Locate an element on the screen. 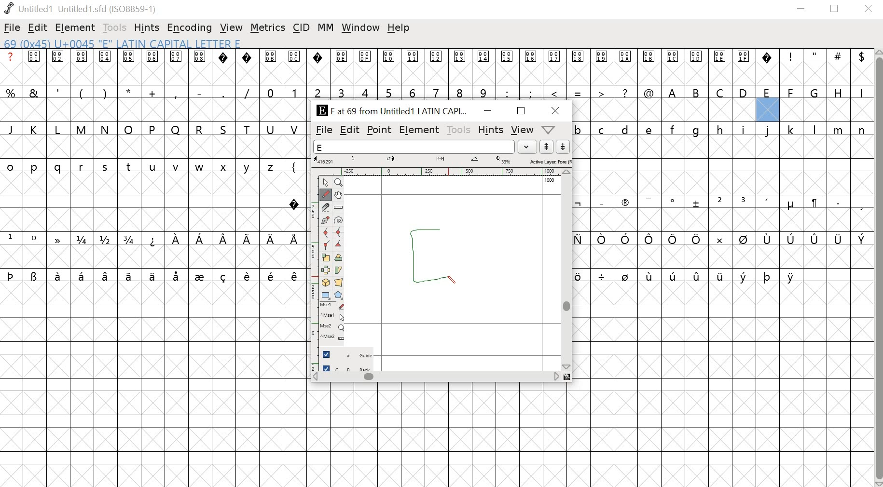  special characters is located at coordinates (152, 238).